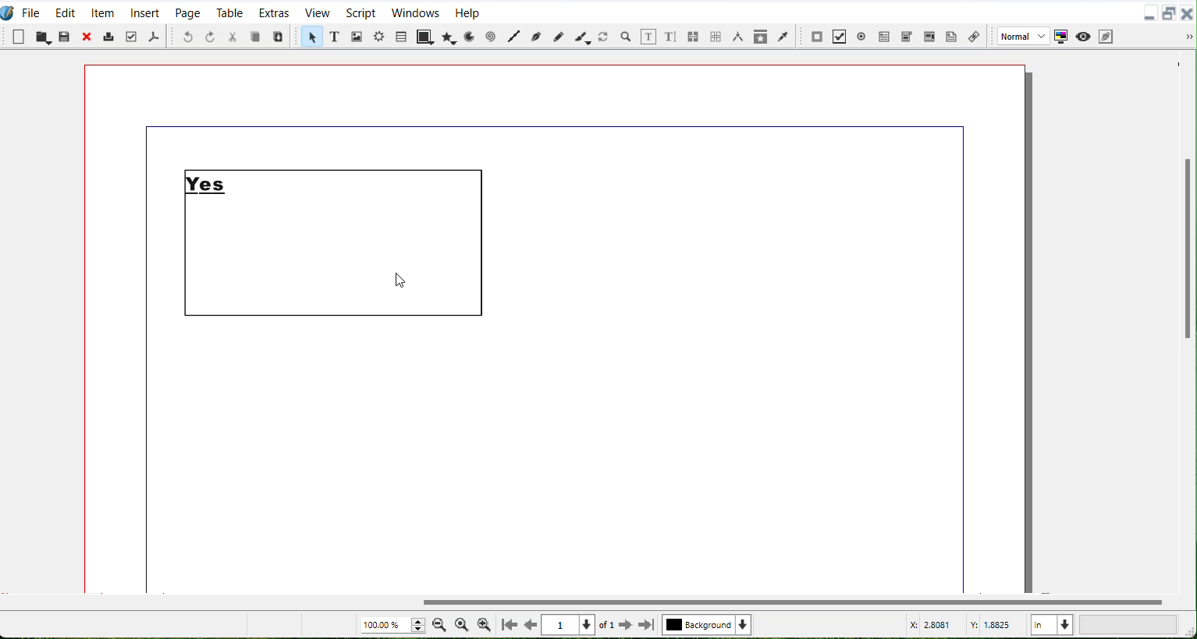 This screenshot has height=639, width=1197. I want to click on Go to next Page, so click(626, 626).